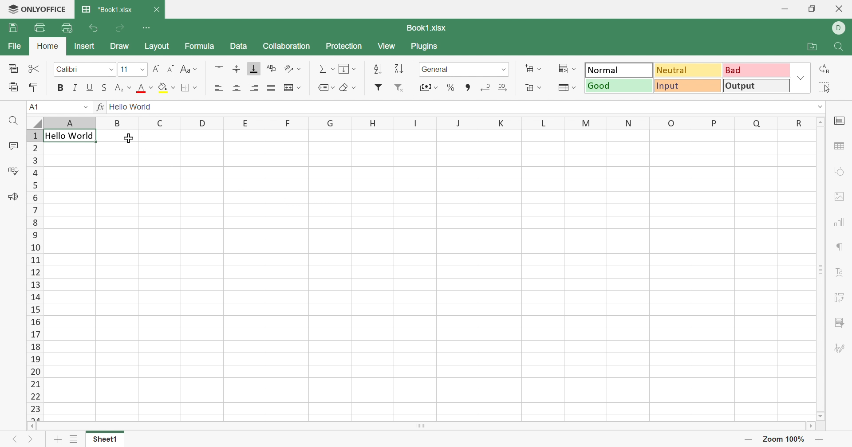 The image size is (852, 447). I want to click on Align center, so click(237, 87).